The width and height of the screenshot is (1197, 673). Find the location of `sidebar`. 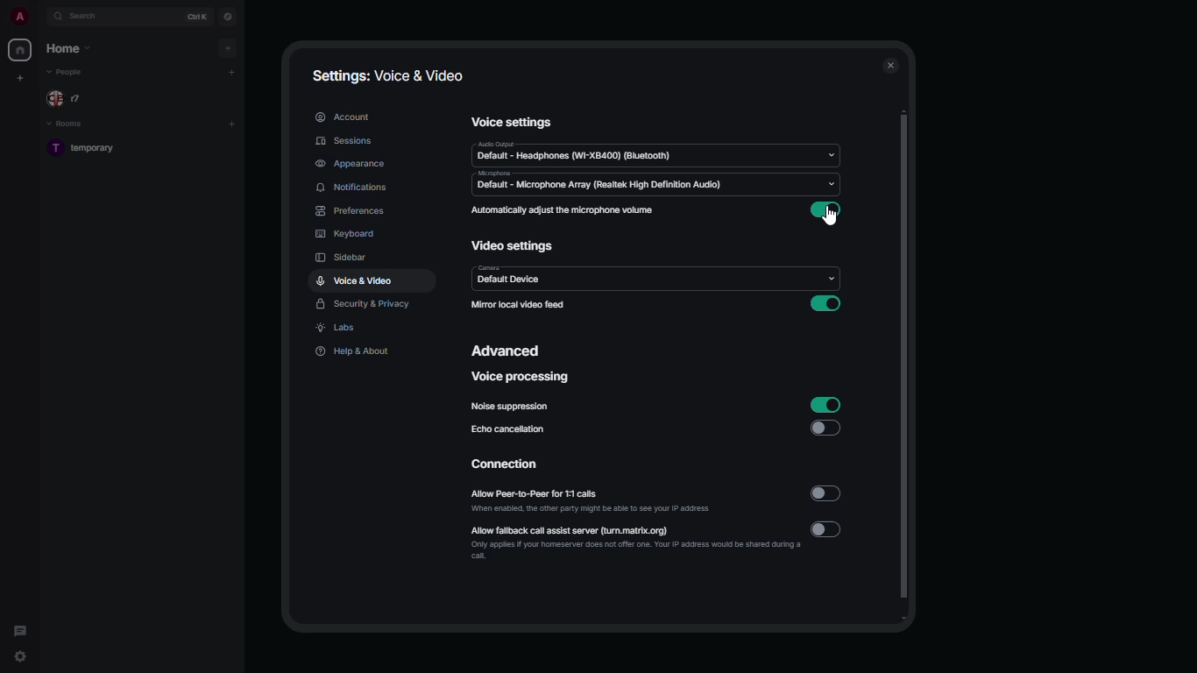

sidebar is located at coordinates (347, 257).